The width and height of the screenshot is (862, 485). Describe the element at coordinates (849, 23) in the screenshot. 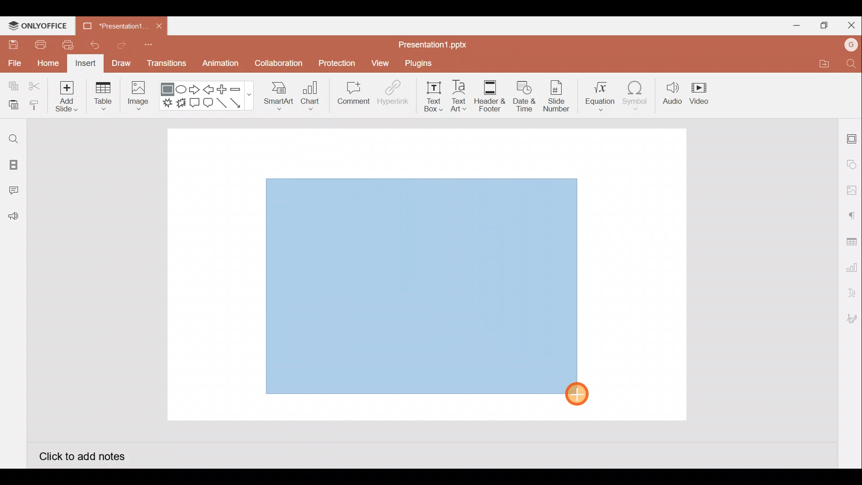

I see `Close` at that location.